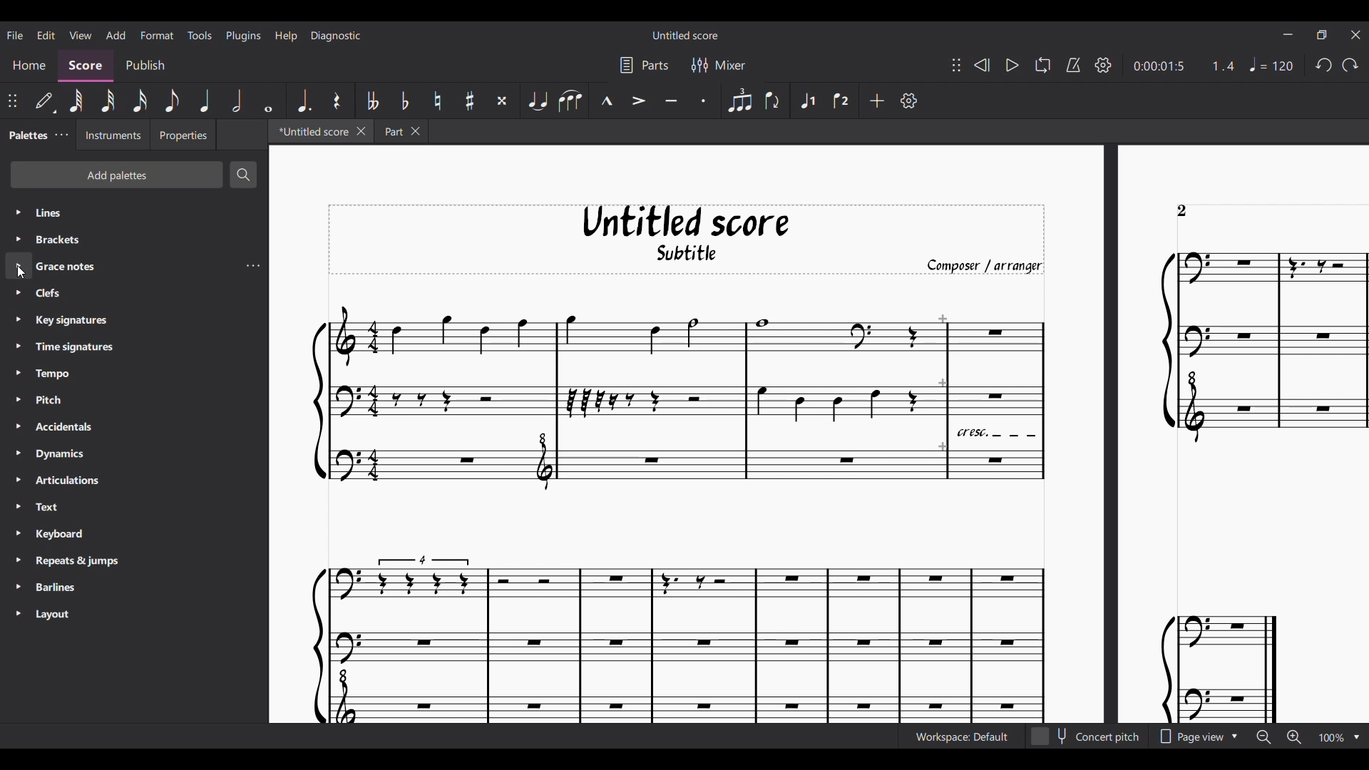 Image resolution: width=1369 pixels, height=770 pixels. What do you see at coordinates (806, 101) in the screenshot?
I see `Voice 1` at bounding box center [806, 101].